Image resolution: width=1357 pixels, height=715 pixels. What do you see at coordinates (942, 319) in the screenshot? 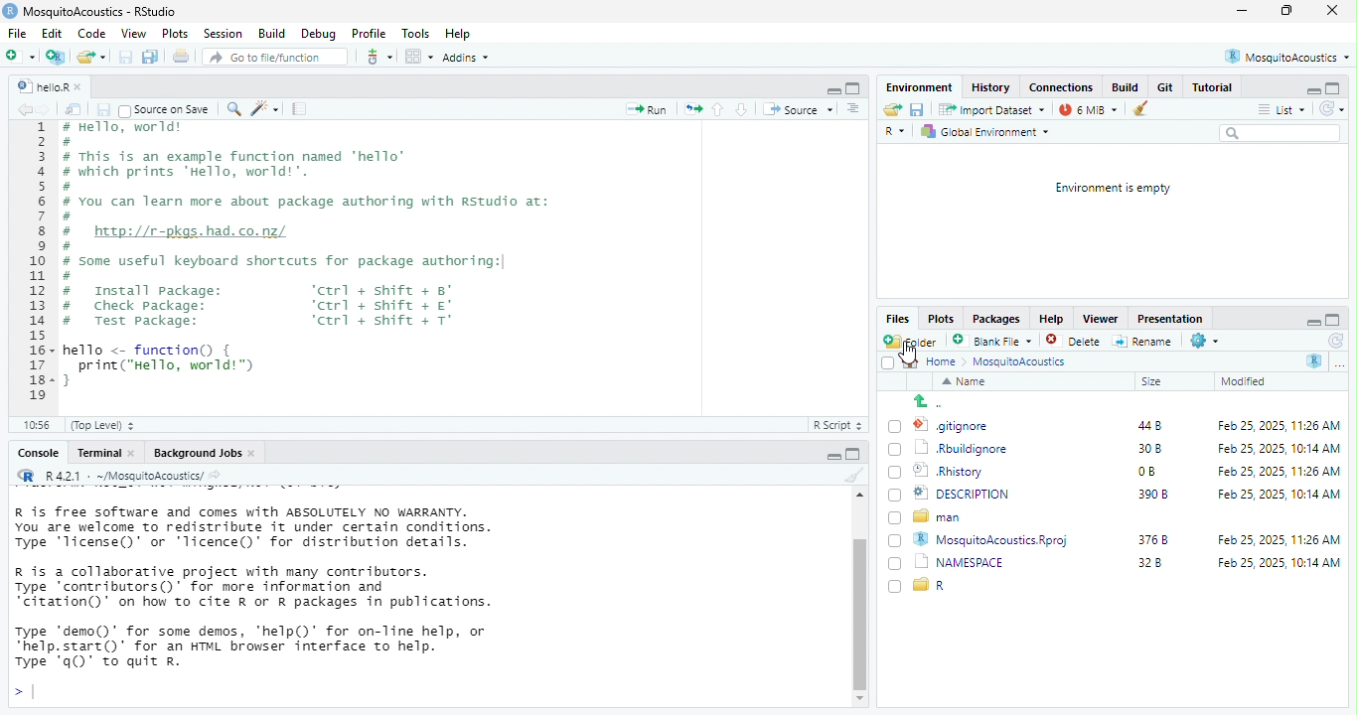
I see ` Plots` at bounding box center [942, 319].